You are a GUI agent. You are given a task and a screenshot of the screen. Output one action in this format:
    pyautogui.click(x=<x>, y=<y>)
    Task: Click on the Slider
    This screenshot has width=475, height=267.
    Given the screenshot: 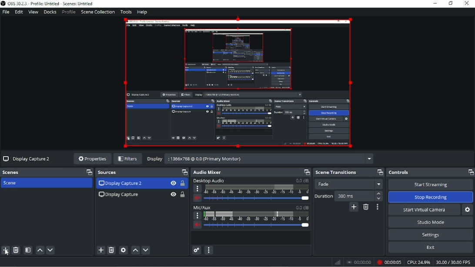 What is the action you would take?
    pyautogui.click(x=257, y=198)
    